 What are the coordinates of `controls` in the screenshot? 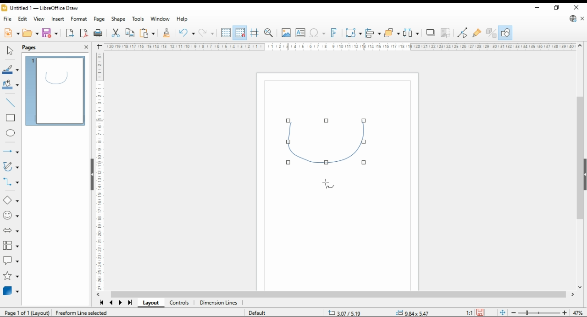 It's located at (181, 303).